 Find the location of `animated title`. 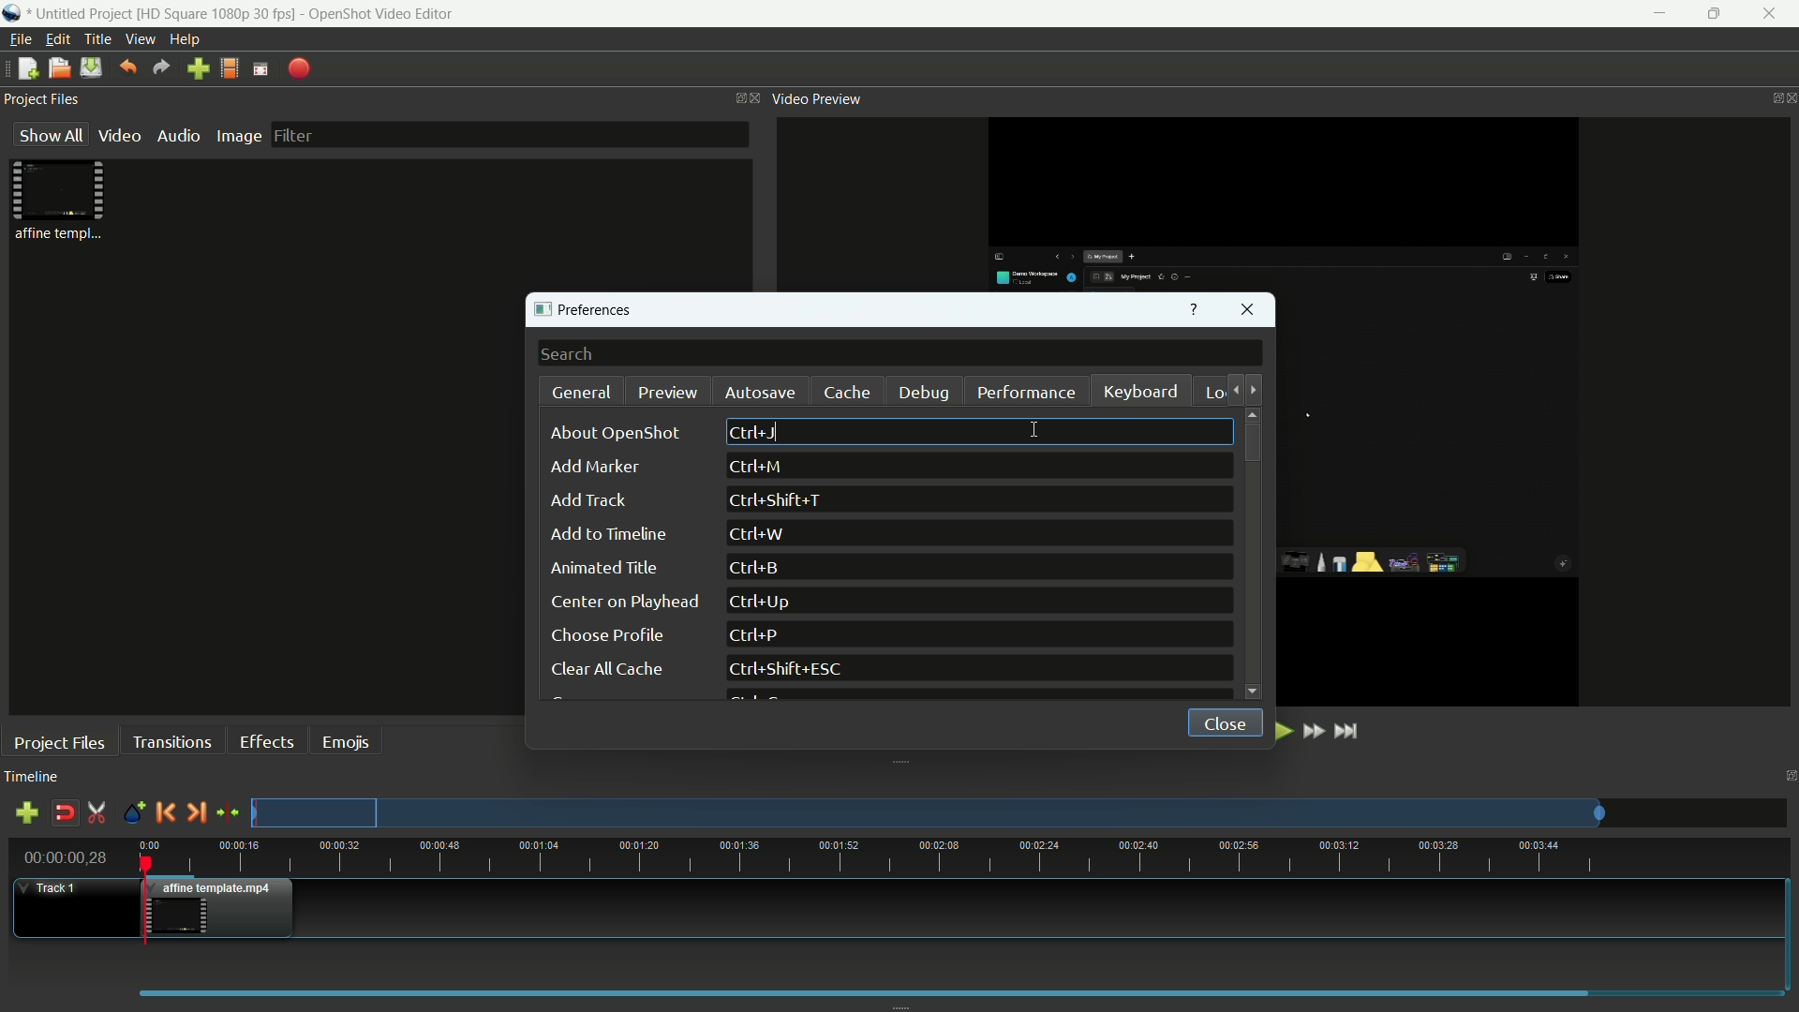

animated title is located at coordinates (606, 569).